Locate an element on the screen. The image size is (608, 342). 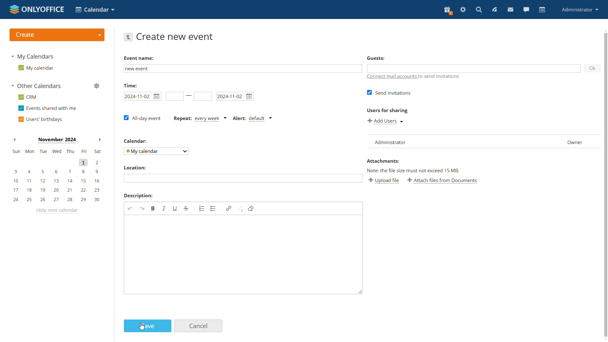
administrator is located at coordinates (580, 9).